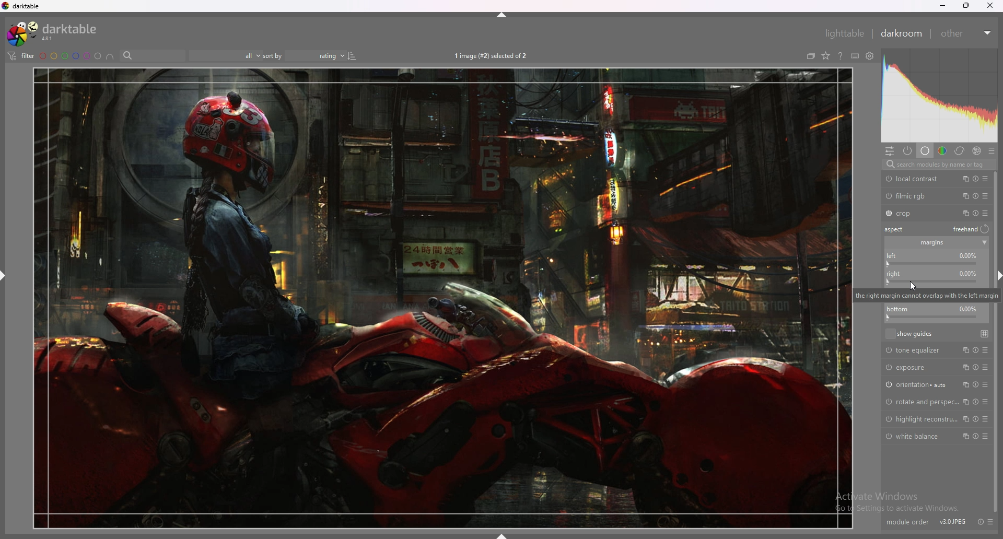 This screenshot has width=1003, height=539. Describe the element at coordinates (986, 385) in the screenshot. I see `presets` at that location.